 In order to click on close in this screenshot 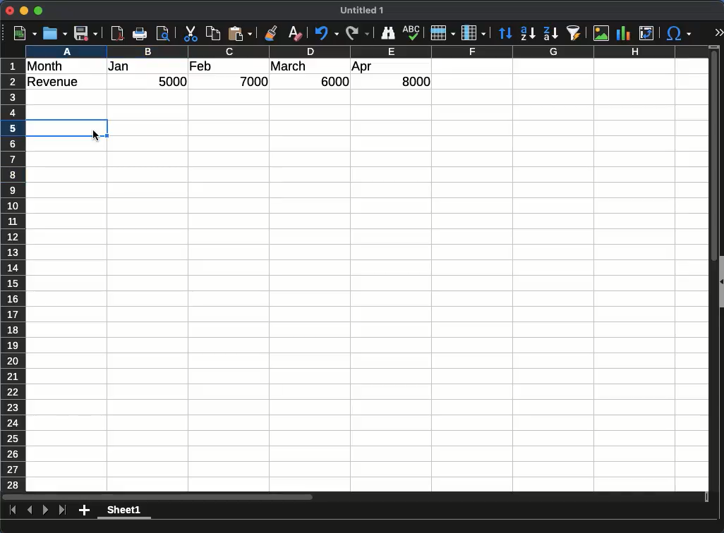, I will do `click(10, 11)`.